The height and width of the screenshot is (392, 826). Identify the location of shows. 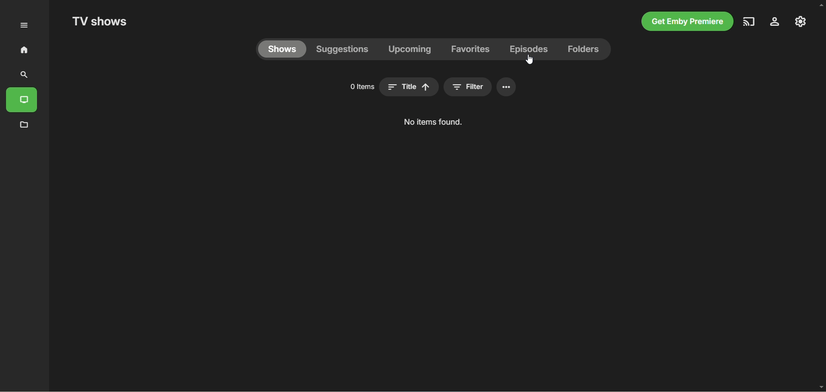
(282, 49).